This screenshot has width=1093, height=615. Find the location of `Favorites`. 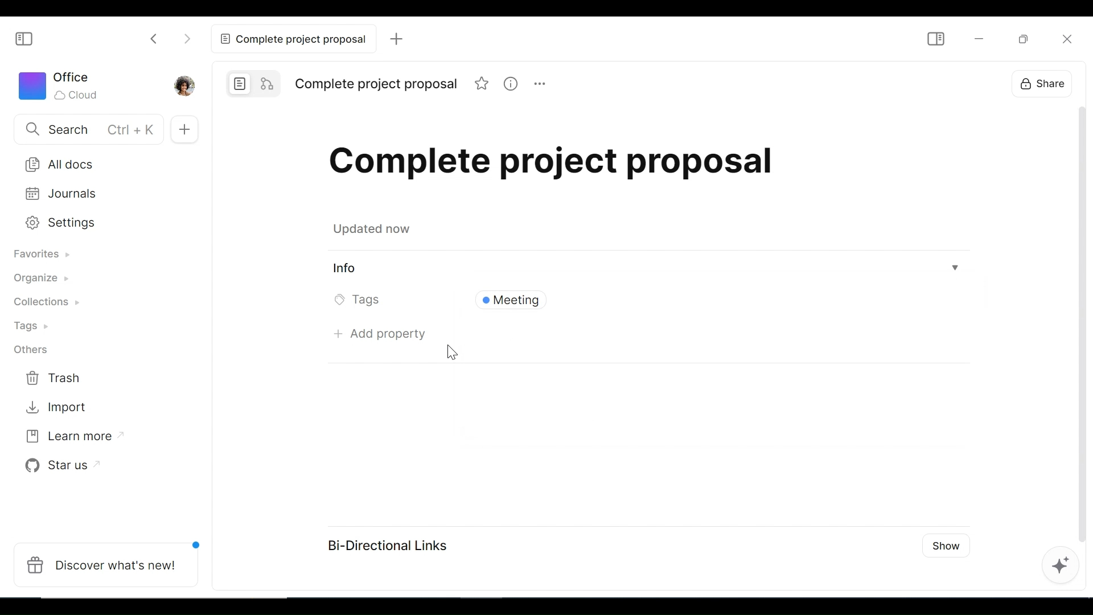

Favorites is located at coordinates (50, 256).